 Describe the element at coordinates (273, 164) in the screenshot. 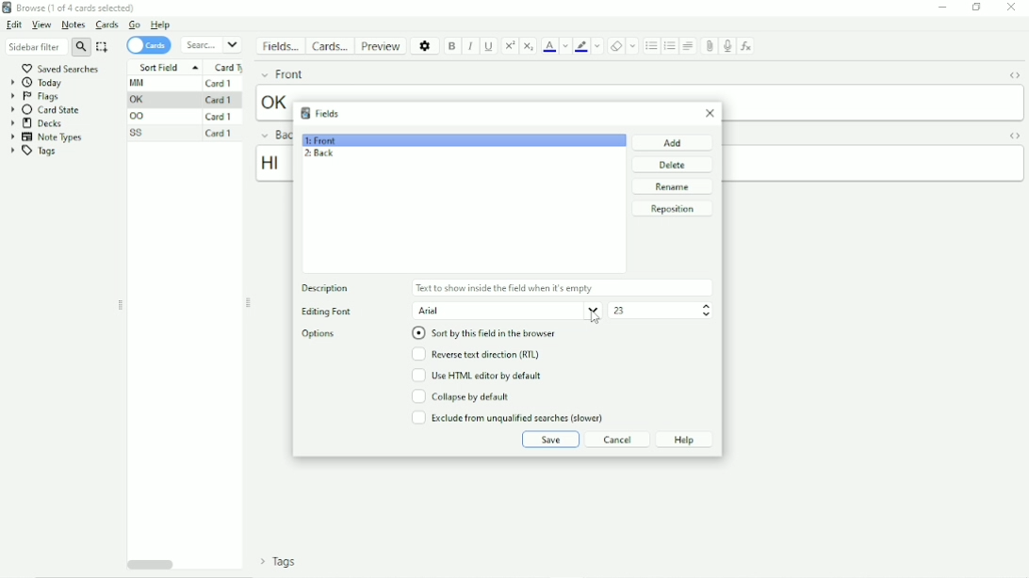

I see `hi` at that location.